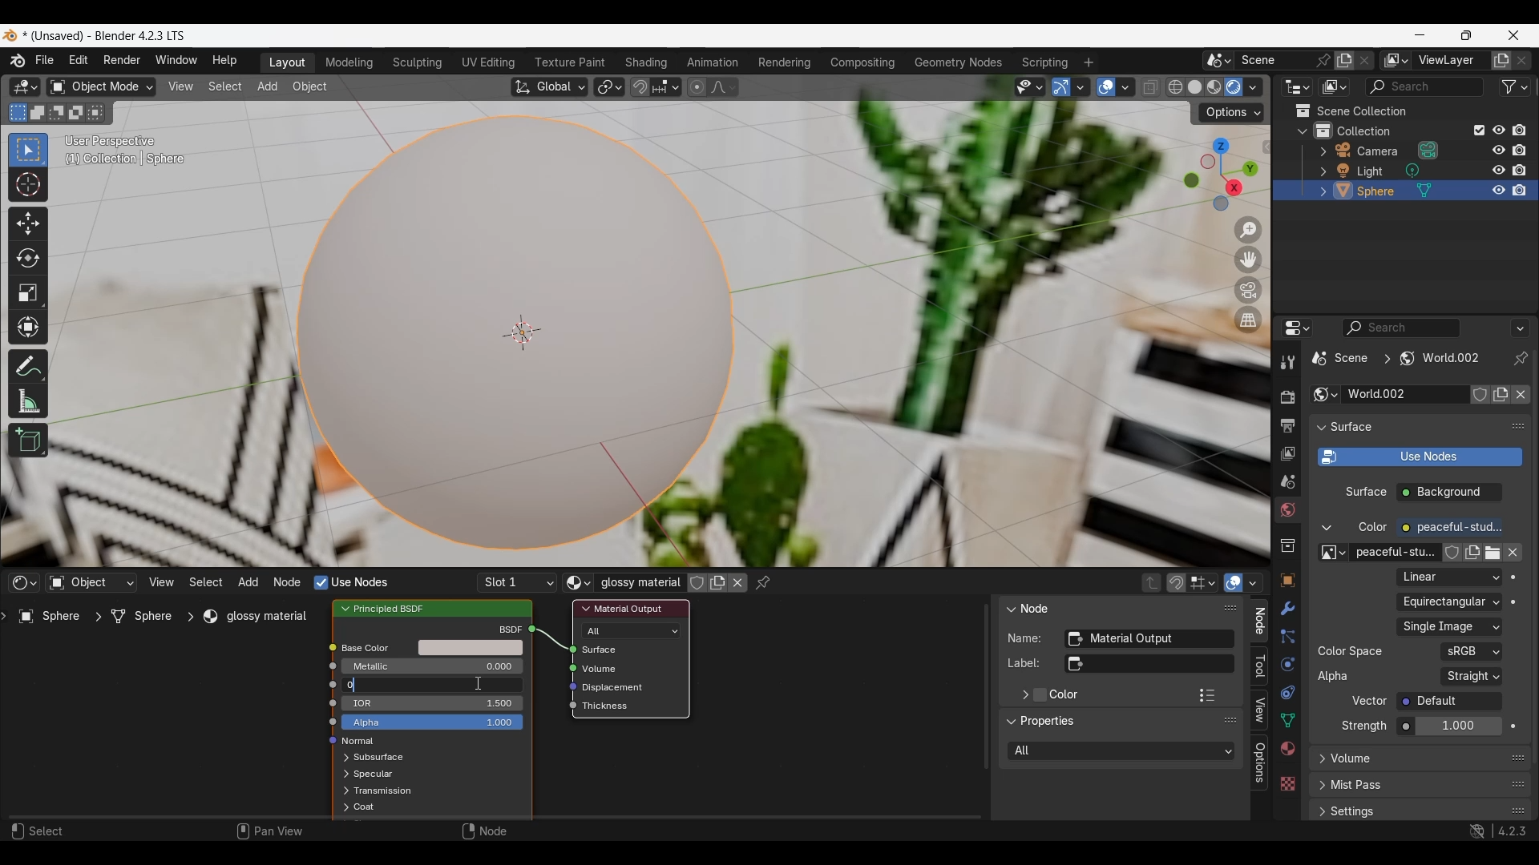  Describe the element at coordinates (161, 582) in the screenshot. I see `View menu` at that location.